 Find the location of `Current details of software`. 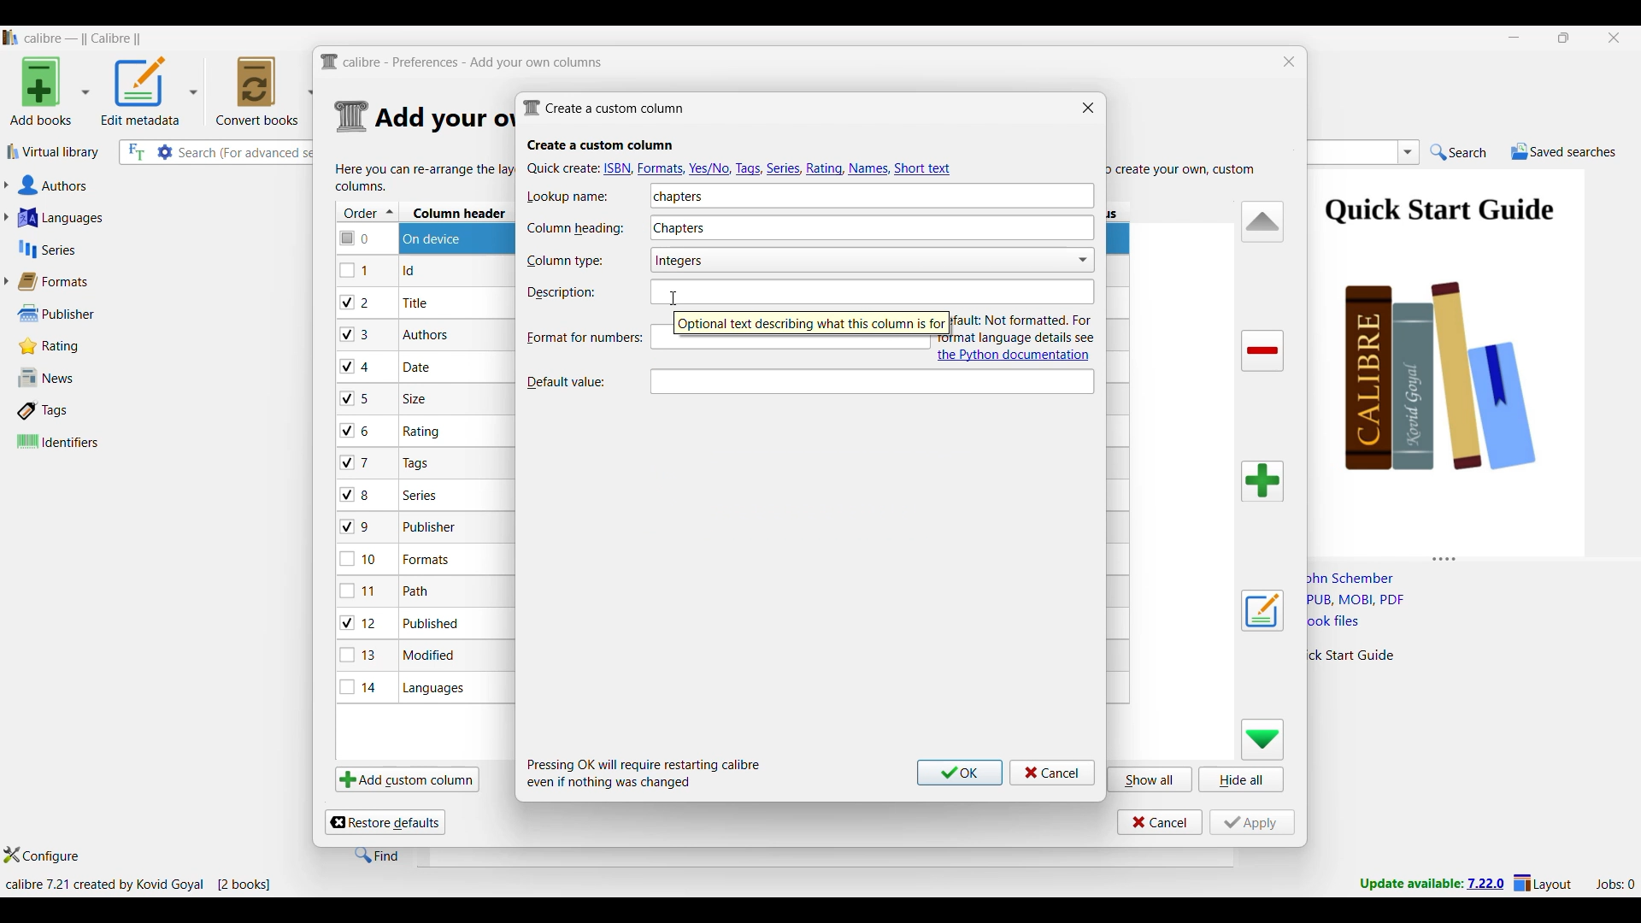

Current details of software is located at coordinates (138, 885).